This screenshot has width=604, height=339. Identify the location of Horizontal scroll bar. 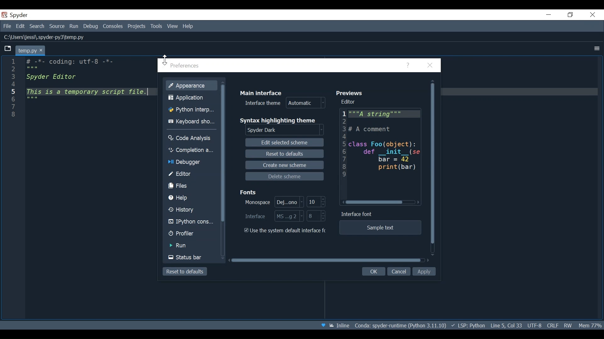
(375, 203).